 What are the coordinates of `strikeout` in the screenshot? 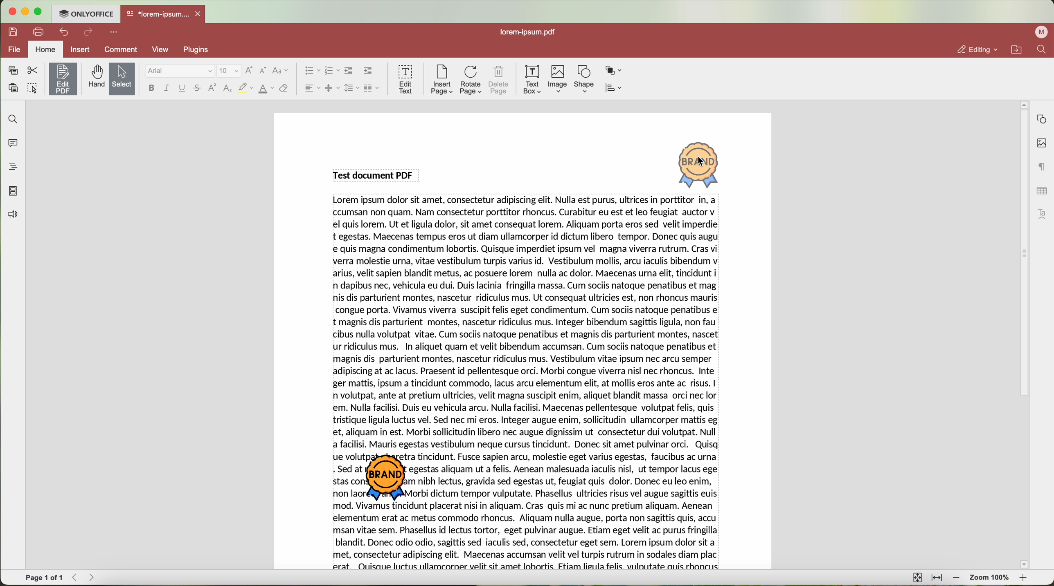 It's located at (198, 89).